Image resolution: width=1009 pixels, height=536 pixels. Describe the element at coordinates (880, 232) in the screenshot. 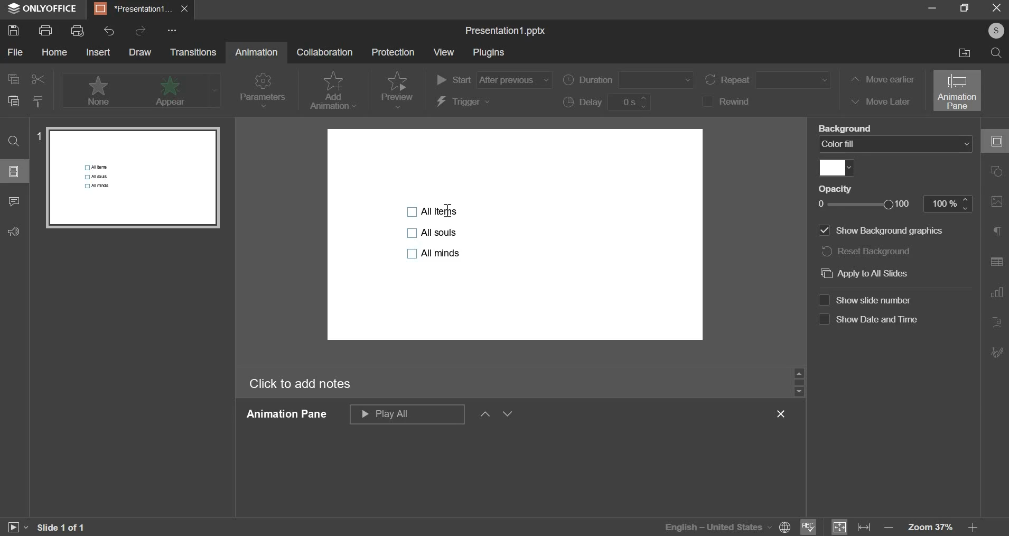

I see `show background graphics` at that location.